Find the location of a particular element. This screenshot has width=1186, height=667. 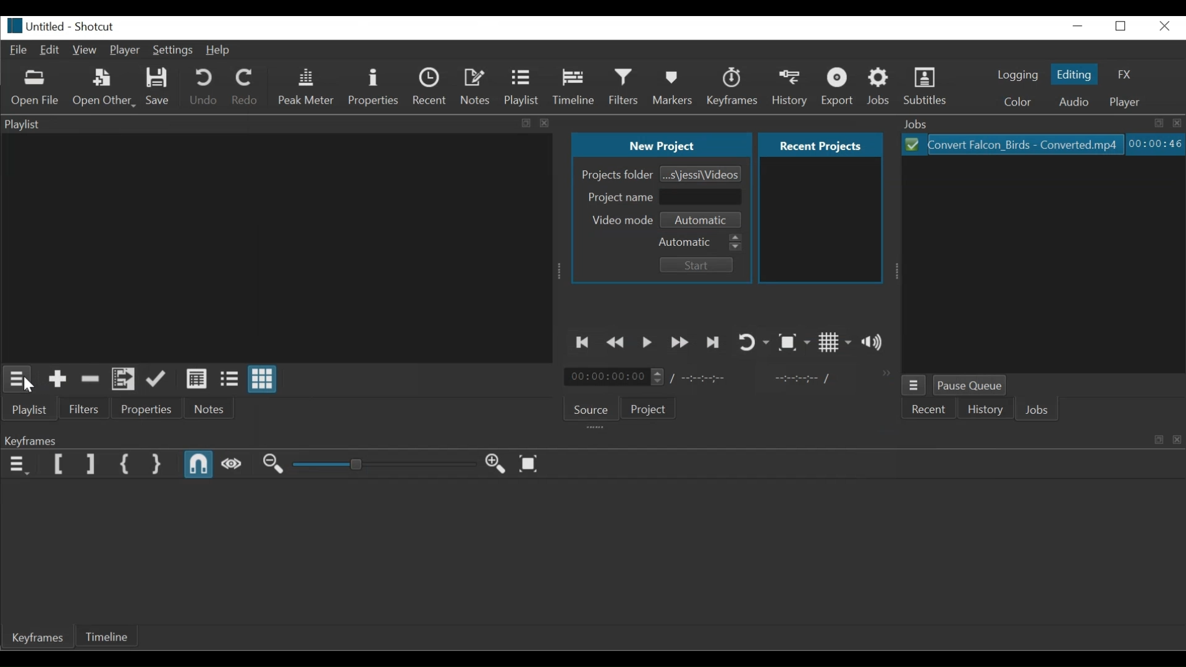

Redo is located at coordinates (246, 86).